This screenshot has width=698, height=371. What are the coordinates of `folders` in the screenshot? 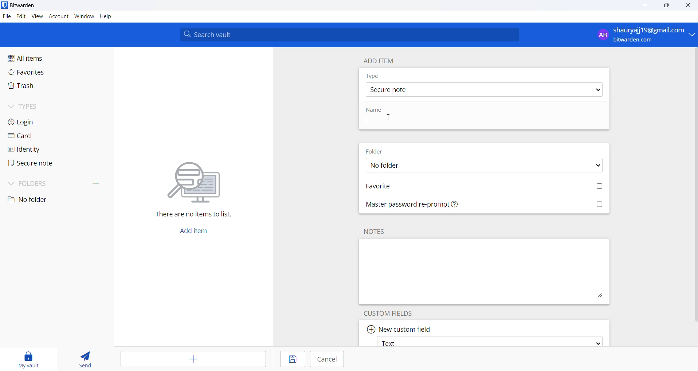 It's located at (57, 185).